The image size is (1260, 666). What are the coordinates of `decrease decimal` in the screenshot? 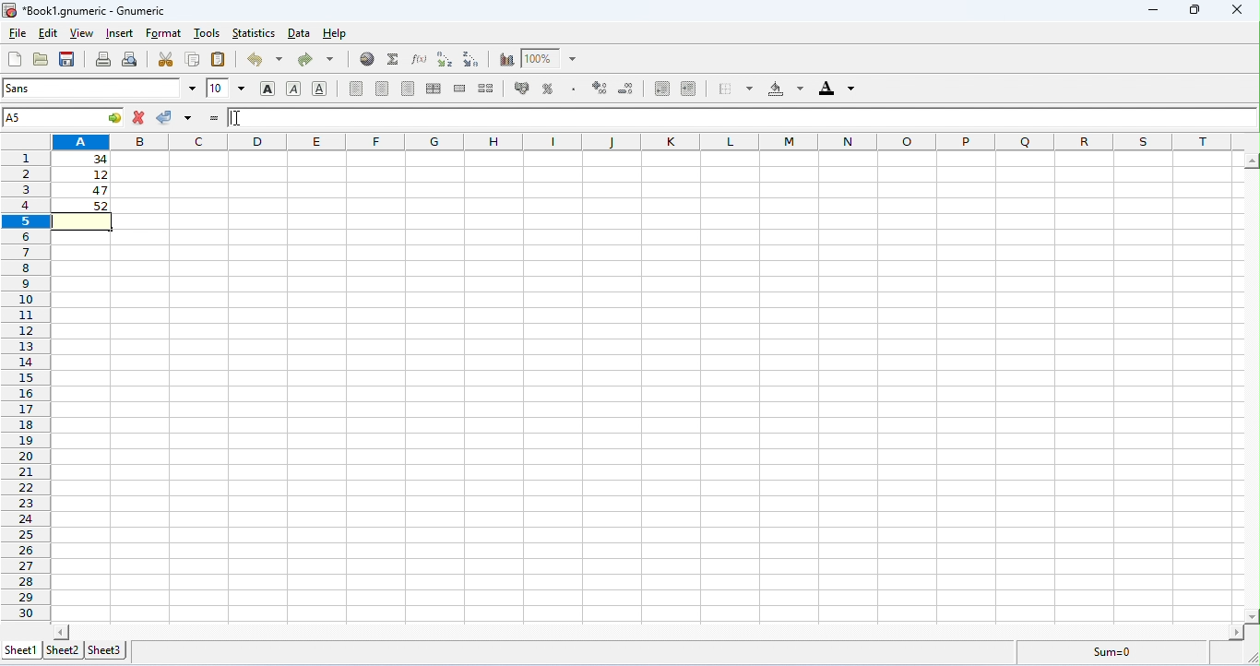 It's located at (600, 88).